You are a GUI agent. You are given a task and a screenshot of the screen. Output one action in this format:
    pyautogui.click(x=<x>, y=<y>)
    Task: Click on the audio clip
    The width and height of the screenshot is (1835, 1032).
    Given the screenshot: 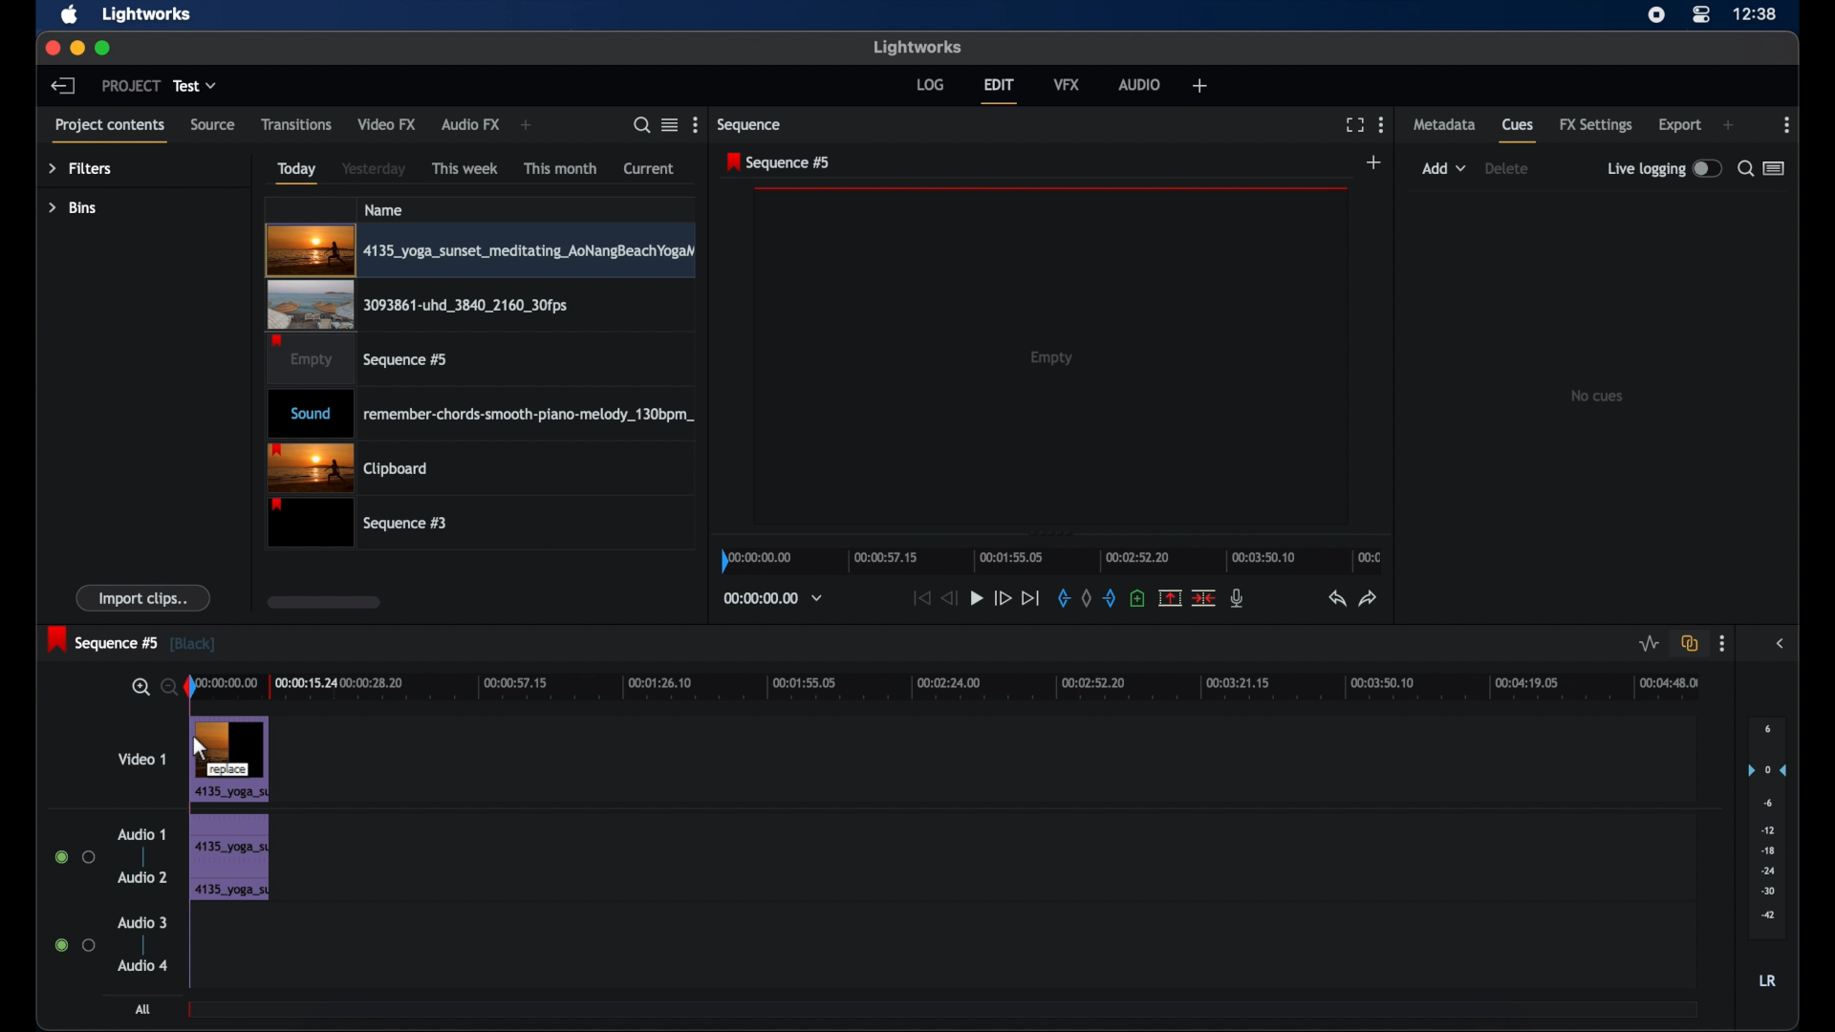 What is the action you would take?
    pyautogui.click(x=481, y=414)
    